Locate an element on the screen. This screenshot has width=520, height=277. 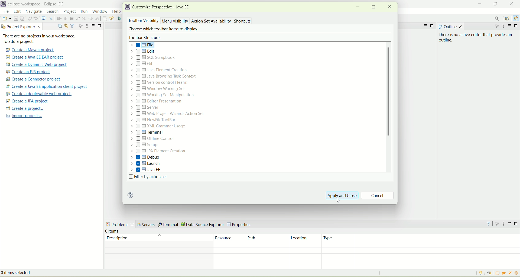
search is located at coordinates (498, 19).